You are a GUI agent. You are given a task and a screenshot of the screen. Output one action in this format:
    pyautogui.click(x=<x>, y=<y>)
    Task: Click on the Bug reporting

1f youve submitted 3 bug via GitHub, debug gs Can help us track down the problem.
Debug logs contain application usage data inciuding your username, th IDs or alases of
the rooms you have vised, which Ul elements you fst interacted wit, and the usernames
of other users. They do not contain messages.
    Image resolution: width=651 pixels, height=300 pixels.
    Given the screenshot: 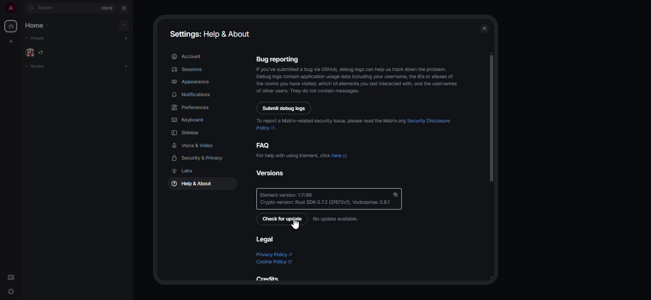 What is the action you would take?
    pyautogui.click(x=356, y=76)
    